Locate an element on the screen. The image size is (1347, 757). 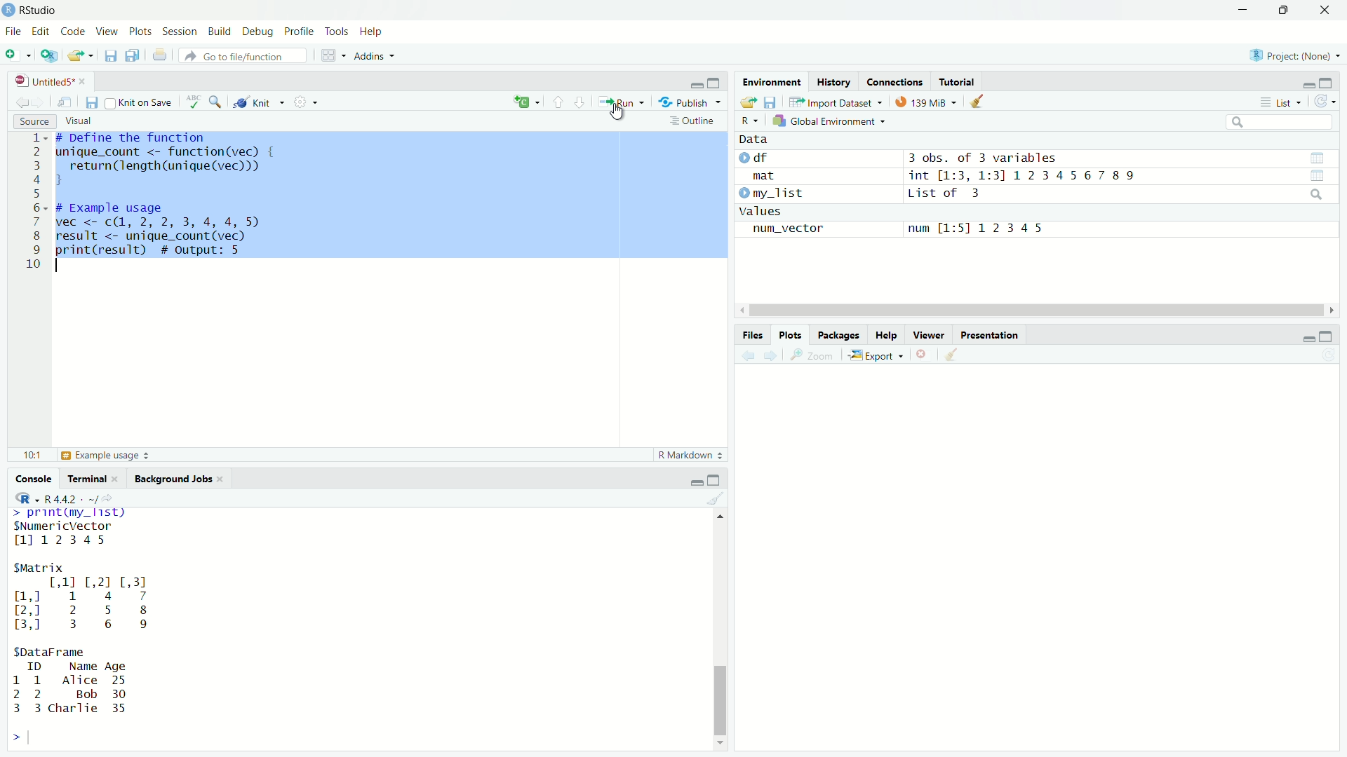
Terminal is located at coordinates (91, 479).